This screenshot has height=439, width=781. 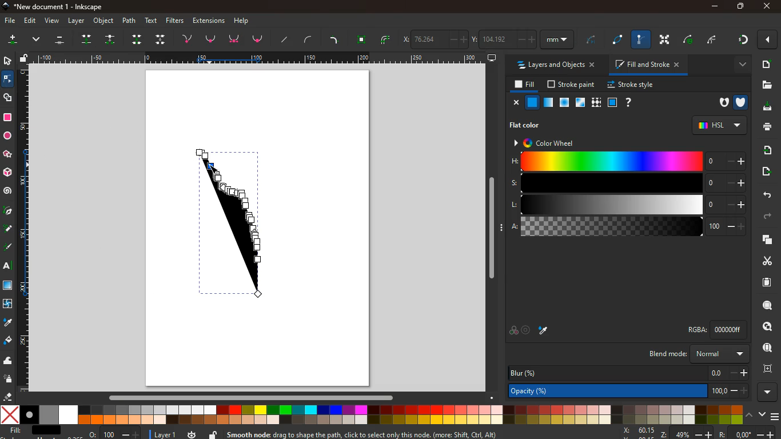 I want to click on use, so click(x=768, y=348).